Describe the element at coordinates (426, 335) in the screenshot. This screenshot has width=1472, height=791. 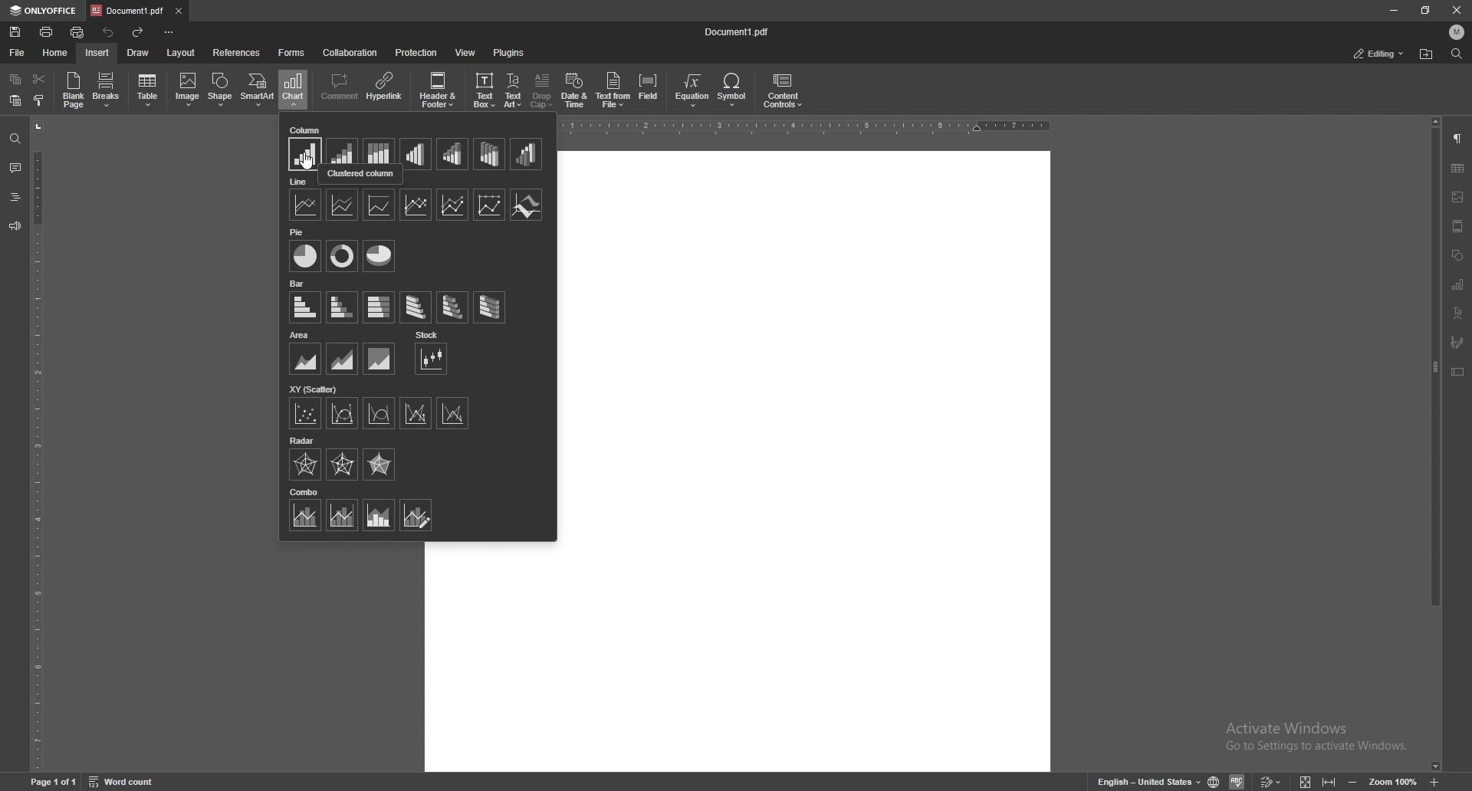
I see `stock` at that location.